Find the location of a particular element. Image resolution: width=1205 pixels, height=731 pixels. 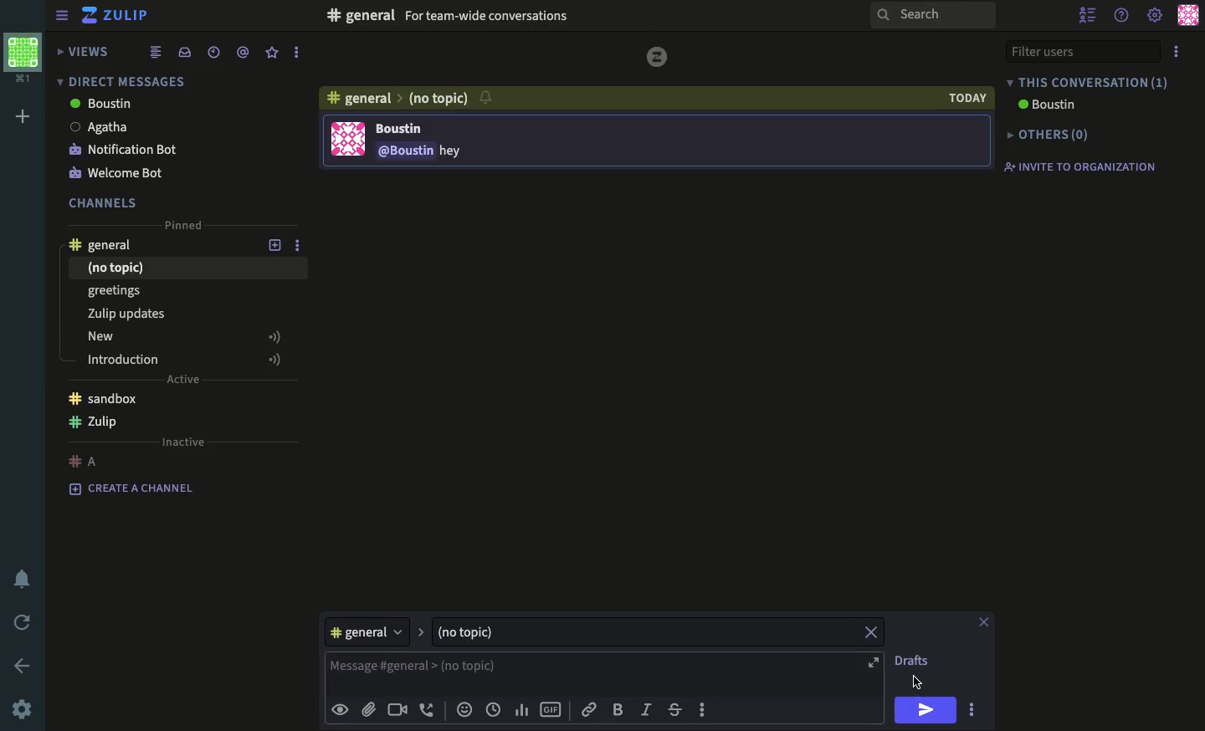

Introduction is located at coordinates (188, 357).